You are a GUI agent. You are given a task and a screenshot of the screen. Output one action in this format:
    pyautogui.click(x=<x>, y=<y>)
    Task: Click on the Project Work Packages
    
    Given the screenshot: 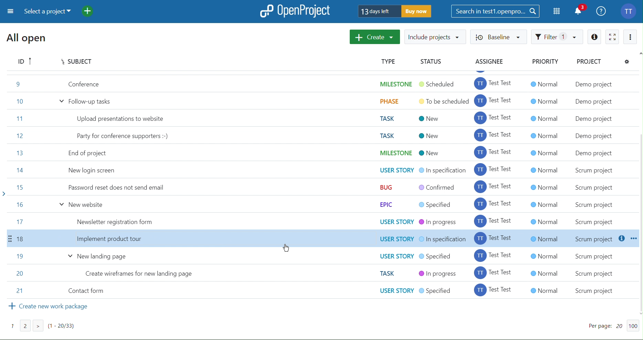 What is the action you would take?
    pyautogui.click(x=176, y=186)
    